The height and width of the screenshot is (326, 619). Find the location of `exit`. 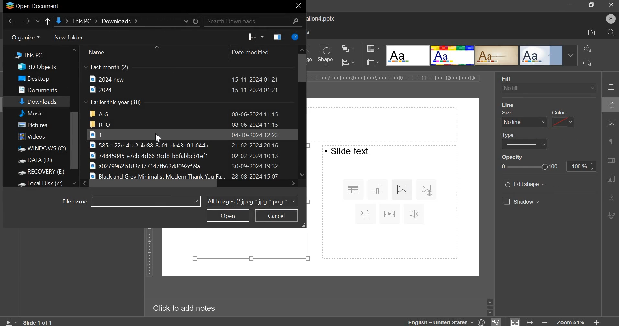

exit is located at coordinates (298, 7).